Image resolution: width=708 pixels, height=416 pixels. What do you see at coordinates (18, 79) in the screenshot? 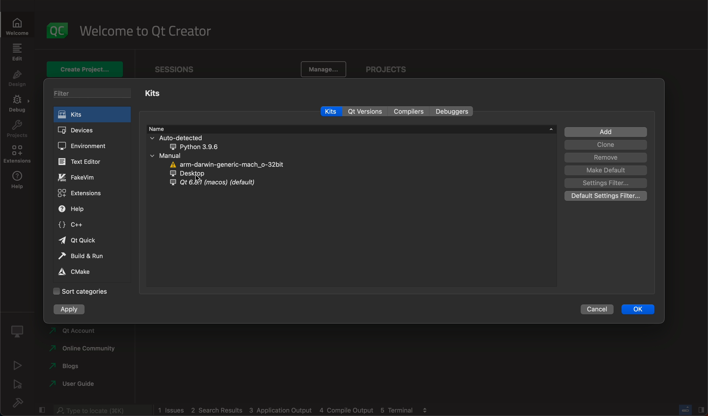
I see `design` at bounding box center [18, 79].